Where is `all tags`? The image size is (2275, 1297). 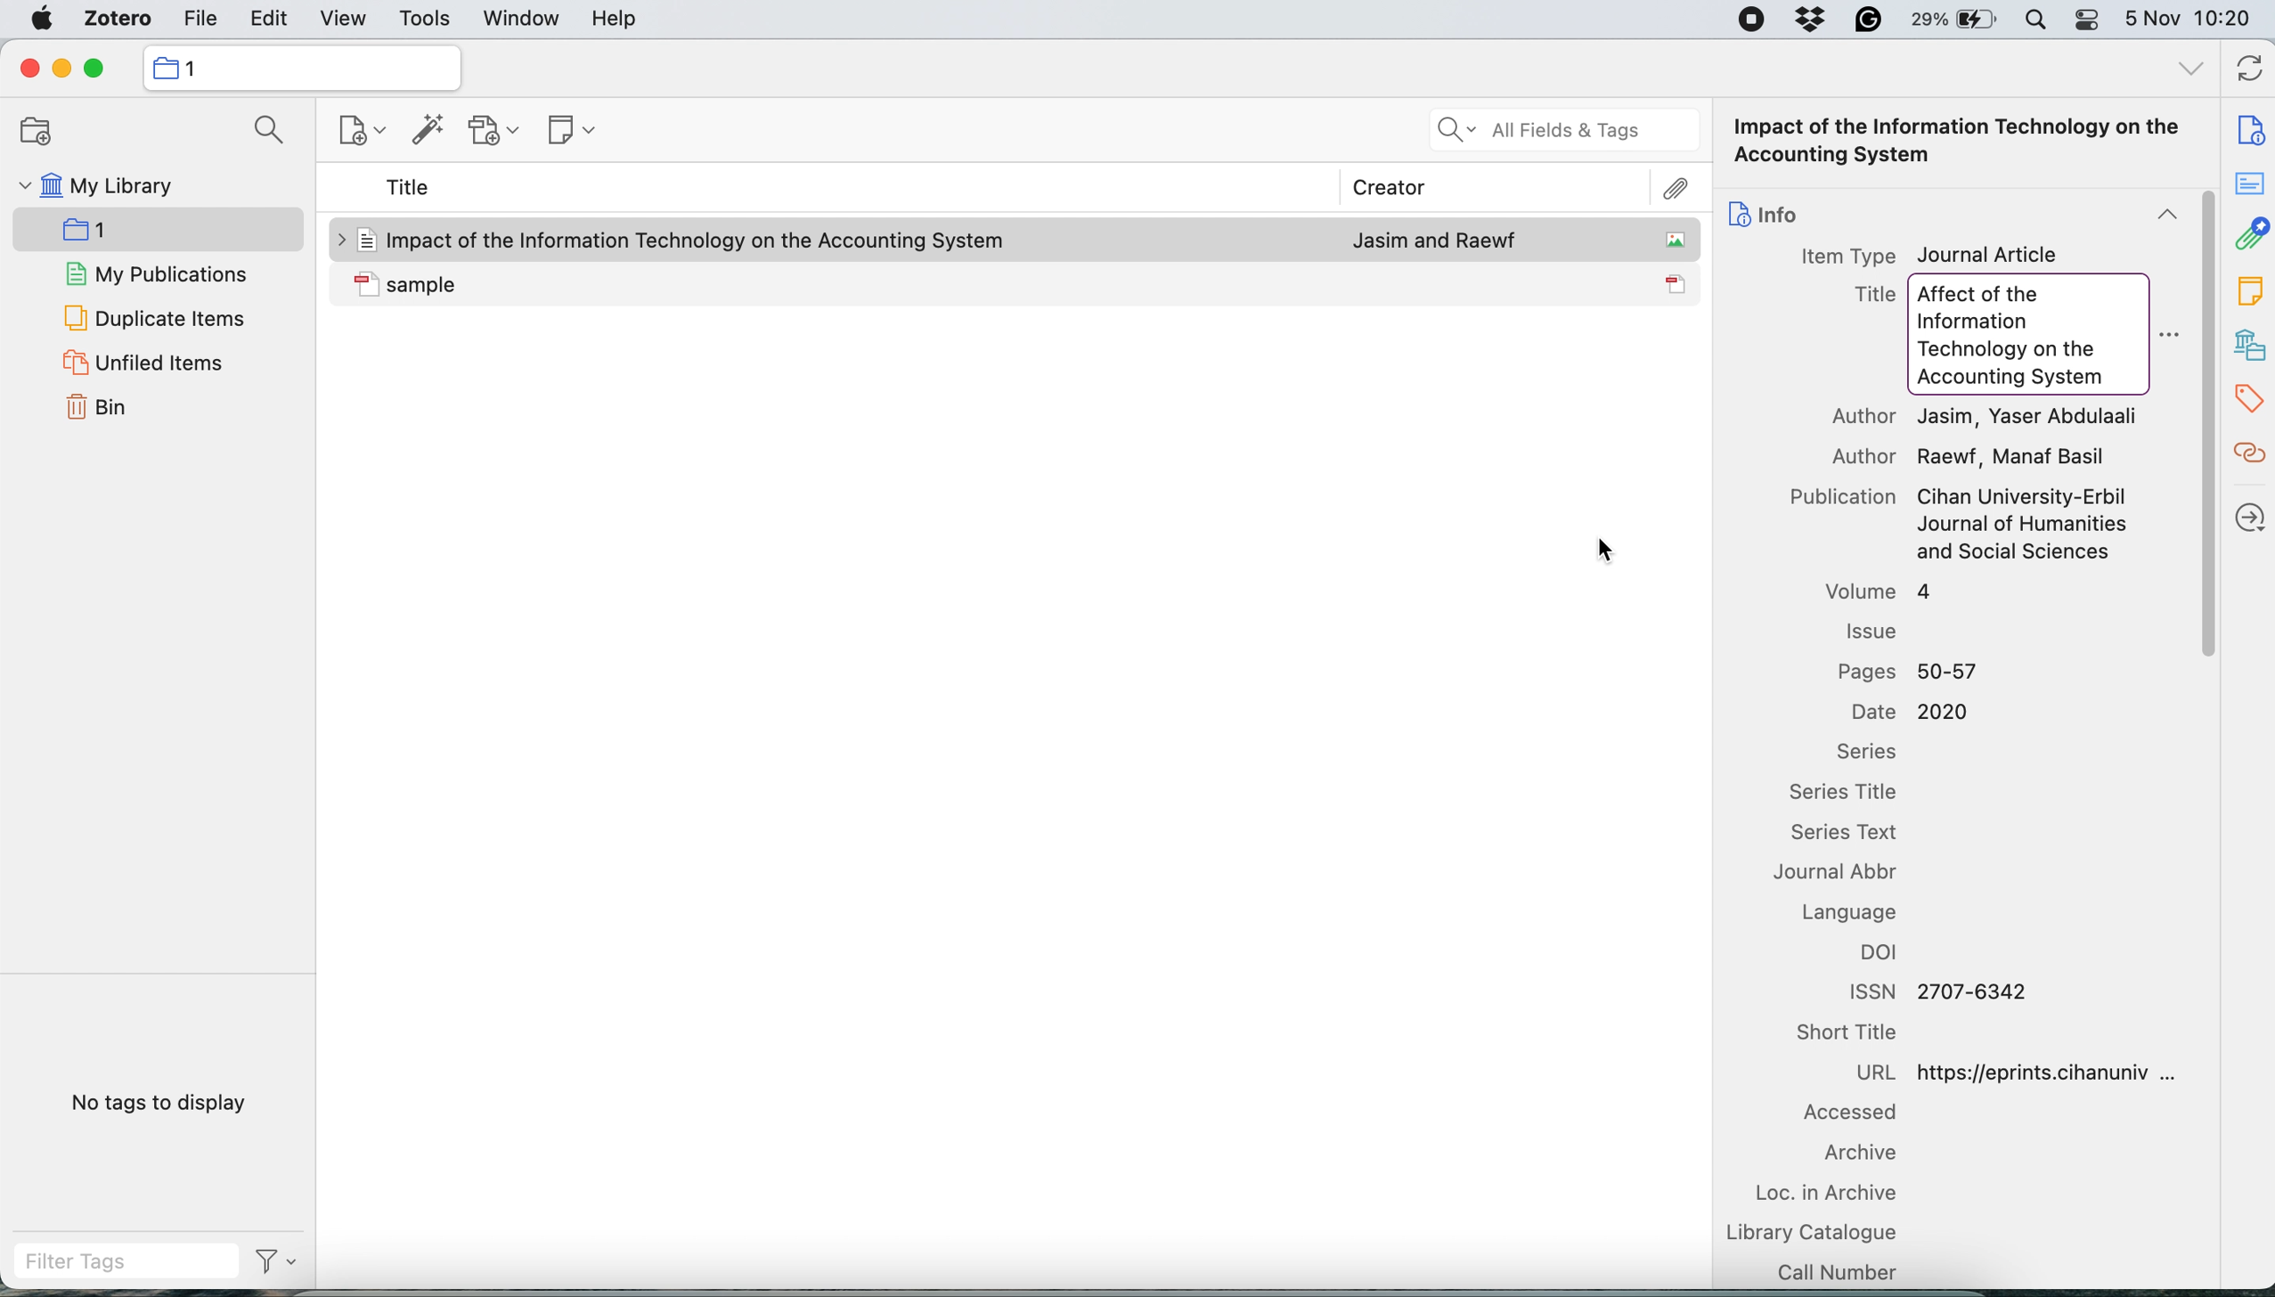 all tags is located at coordinates (2189, 69).